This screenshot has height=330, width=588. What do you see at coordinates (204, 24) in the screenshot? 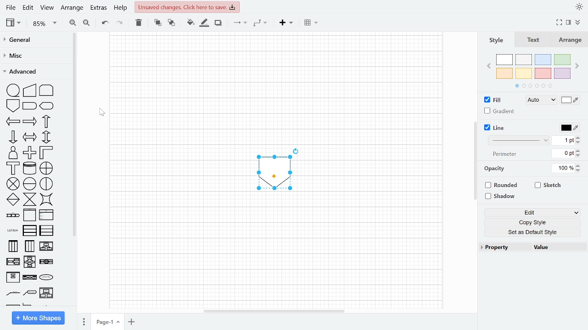
I see `Fill line` at bounding box center [204, 24].